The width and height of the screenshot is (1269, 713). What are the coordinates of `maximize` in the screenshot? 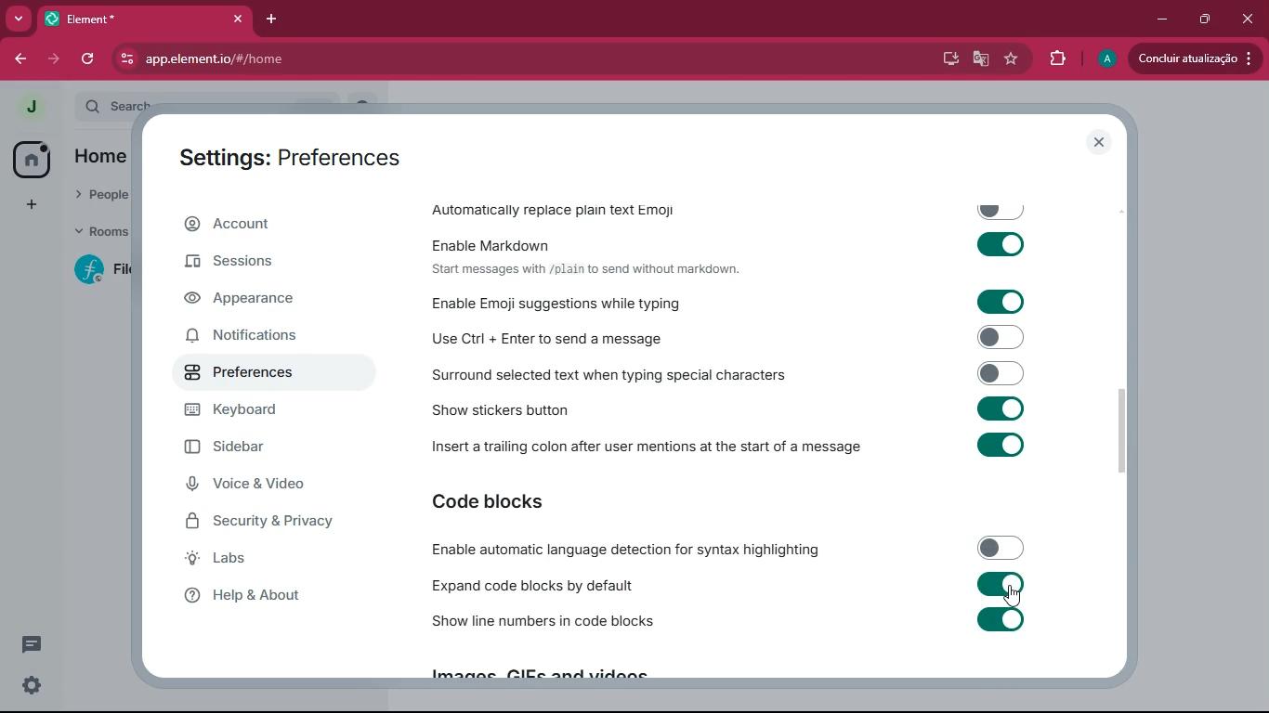 It's located at (1201, 20).